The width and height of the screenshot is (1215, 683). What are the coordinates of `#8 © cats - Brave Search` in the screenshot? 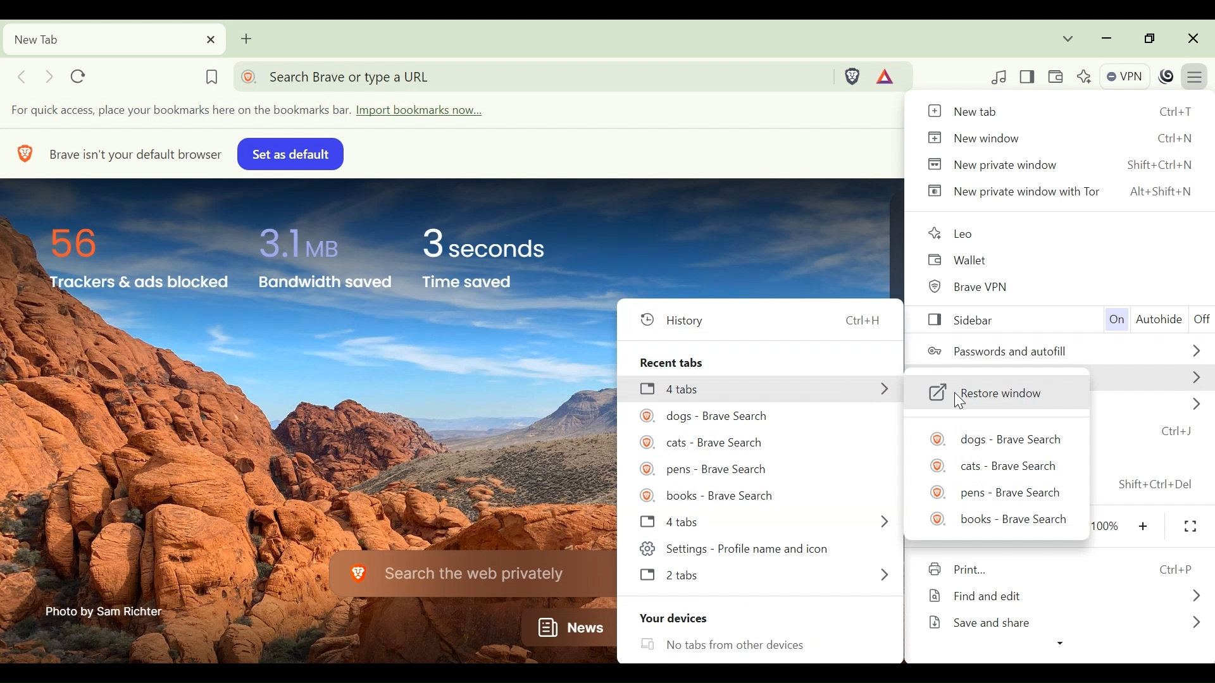 It's located at (706, 442).